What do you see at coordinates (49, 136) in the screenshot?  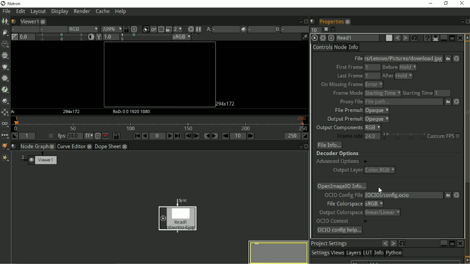 I see `Set playback frame` at bounding box center [49, 136].